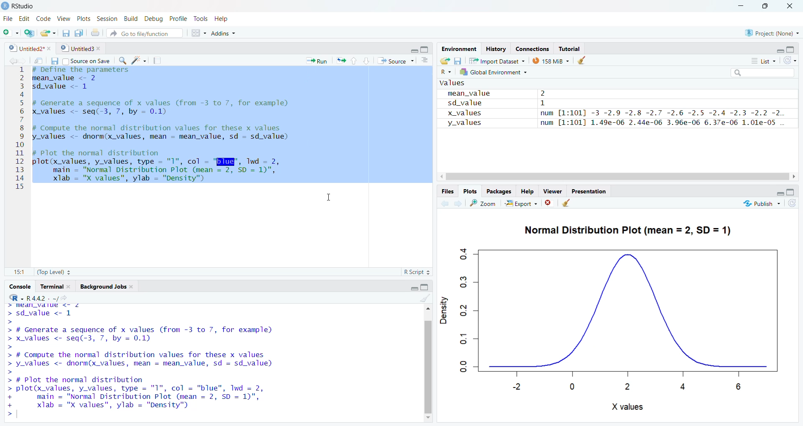 The height and width of the screenshot is (426, 803). I want to click on Untitled, so click(82, 48).